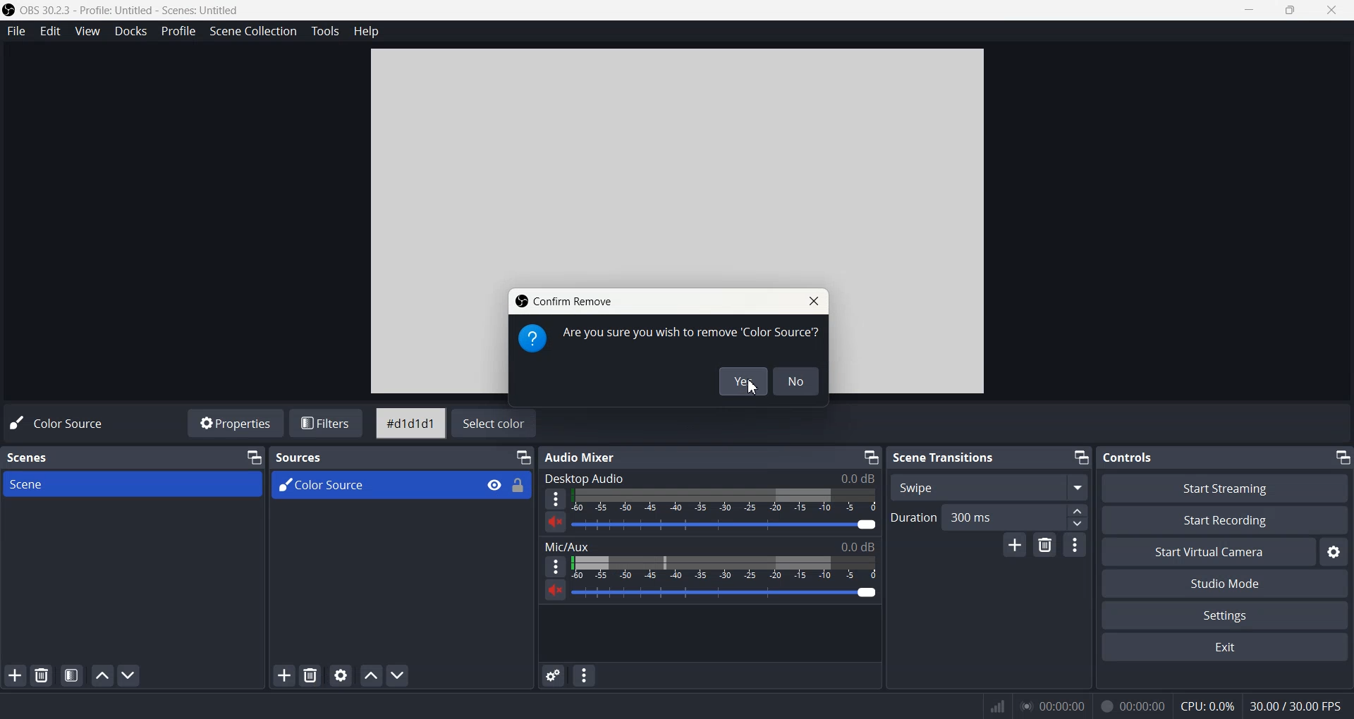 The height and width of the screenshot is (719, 1354). Describe the element at coordinates (553, 676) in the screenshot. I see `Advance audio properties` at that location.